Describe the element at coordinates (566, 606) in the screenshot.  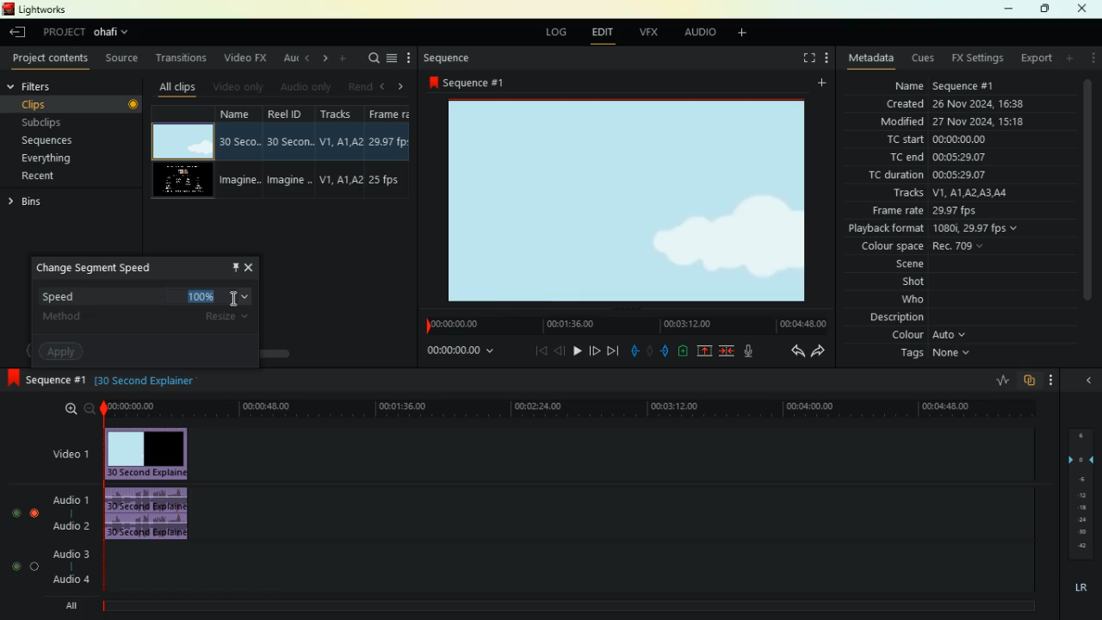
I see `timeline` at that location.